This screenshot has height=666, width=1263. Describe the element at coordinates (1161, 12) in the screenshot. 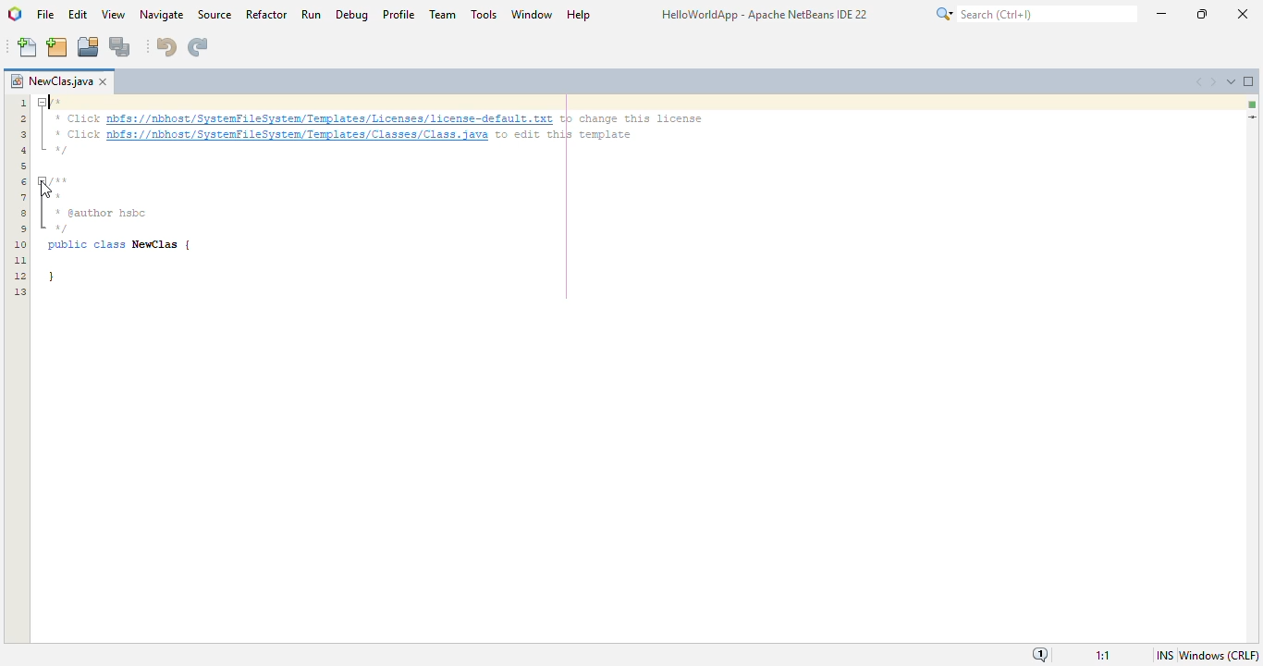

I see `minimize` at that location.